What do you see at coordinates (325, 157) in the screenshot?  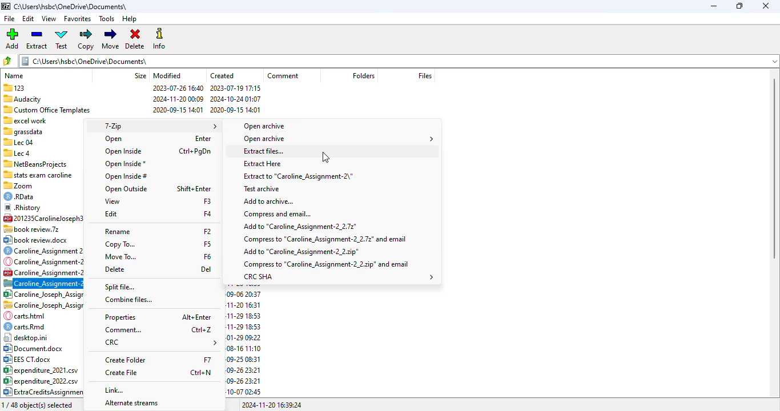 I see `cursor` at bounding box center [325, 157].